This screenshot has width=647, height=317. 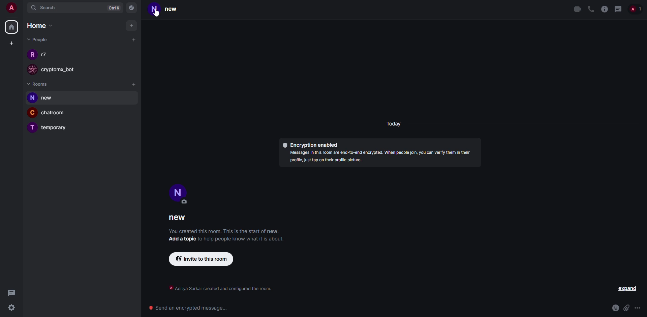 What do you see at coordinates (182, 239) in the screenshot?
I see `add topic` at bounding box center [182, 239].